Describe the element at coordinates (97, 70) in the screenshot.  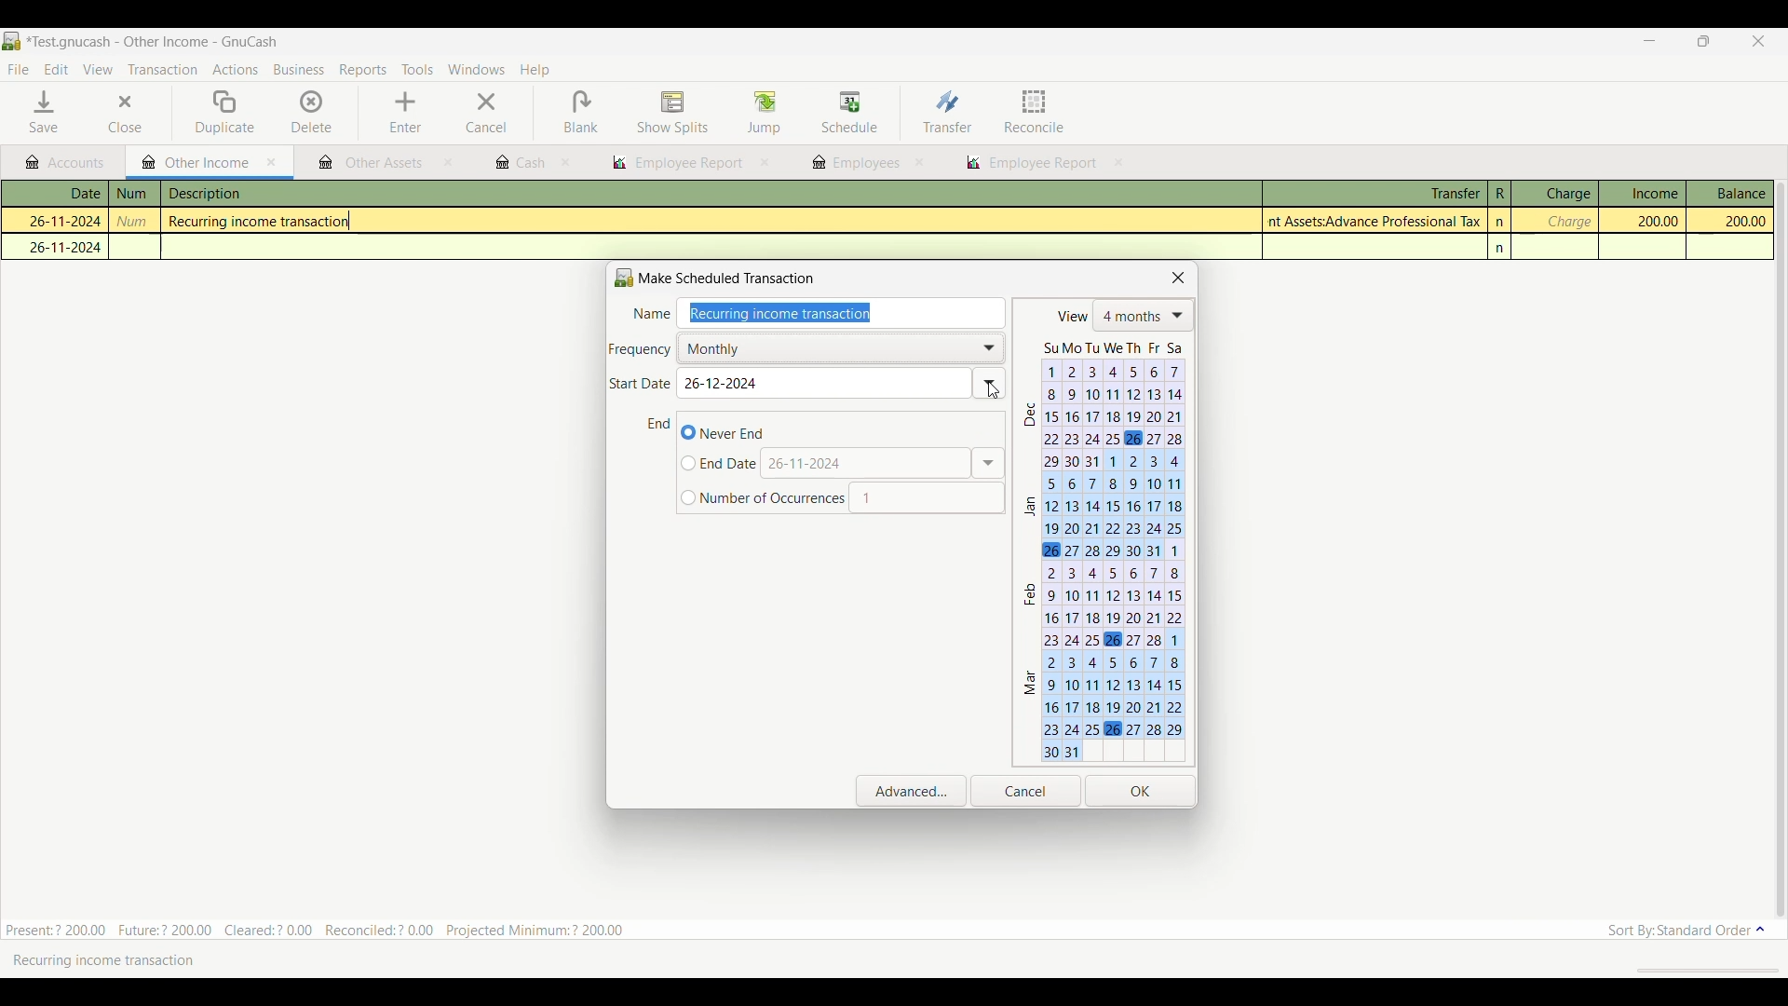
I see `View menu` at that location.